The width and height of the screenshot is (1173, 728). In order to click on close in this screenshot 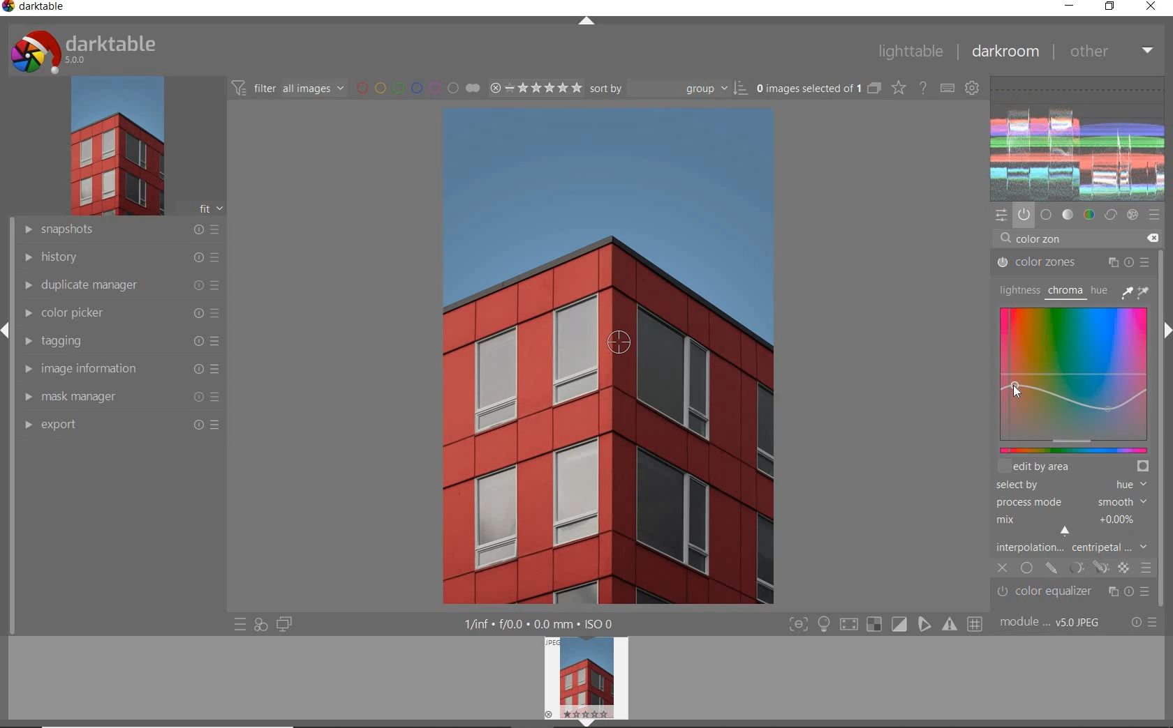, I will do `click(1151, 7)`.